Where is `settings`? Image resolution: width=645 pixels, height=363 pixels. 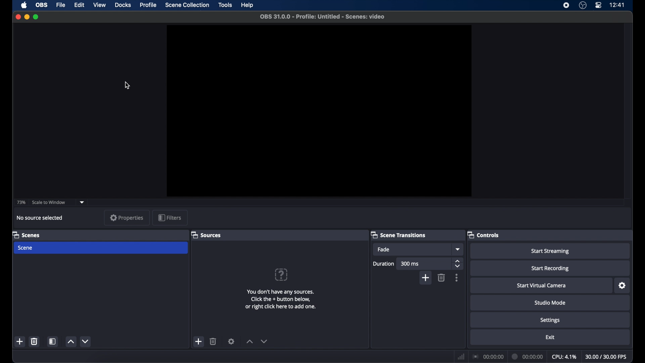
settings is located at coordinates (231, 341).